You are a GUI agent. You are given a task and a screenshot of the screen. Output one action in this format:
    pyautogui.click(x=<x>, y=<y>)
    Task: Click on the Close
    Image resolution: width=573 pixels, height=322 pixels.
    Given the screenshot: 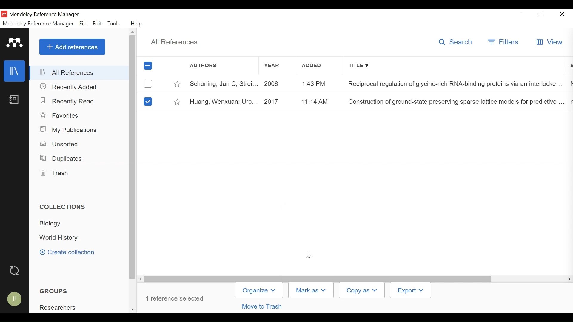 What is the action you would take?
    pyautogui.click(x=562, y=14)
    